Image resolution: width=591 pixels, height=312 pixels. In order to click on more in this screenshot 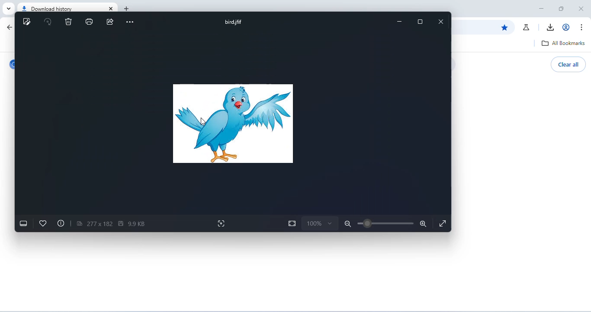, I will do `click(131, 22)`.